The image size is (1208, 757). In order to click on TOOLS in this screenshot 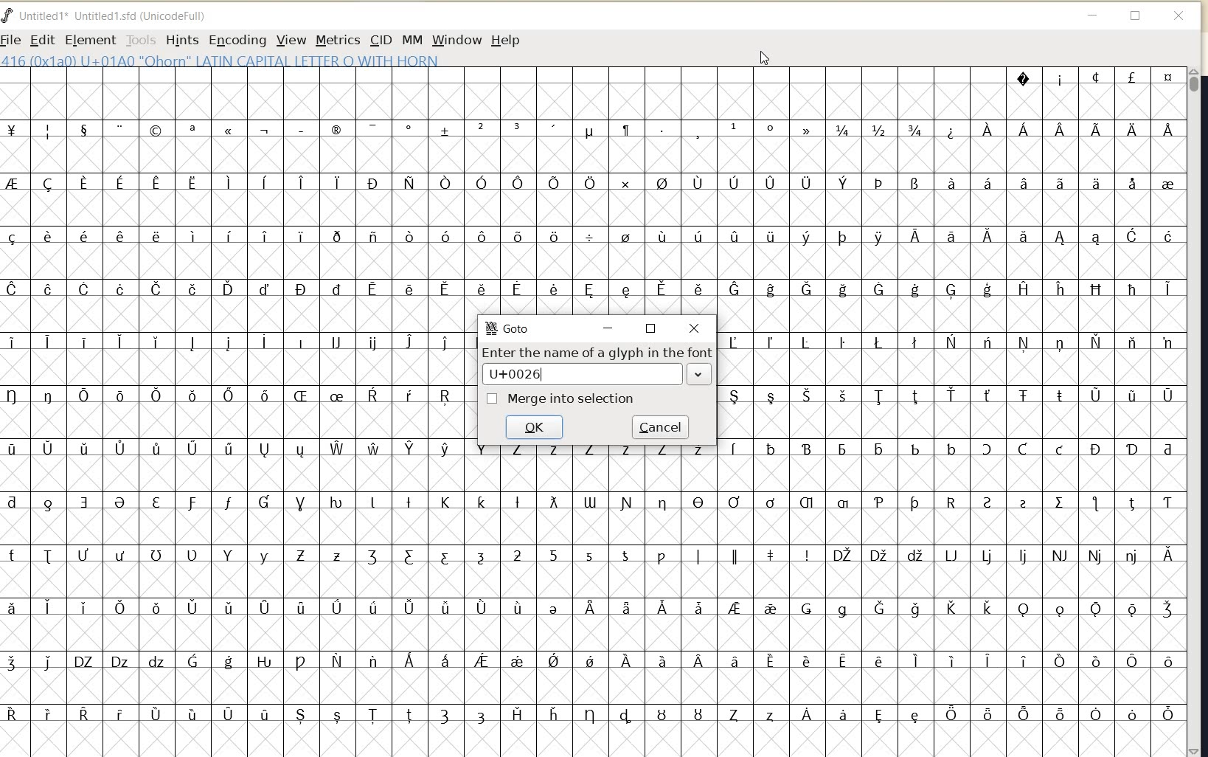, I will do `click(139, 41)`.